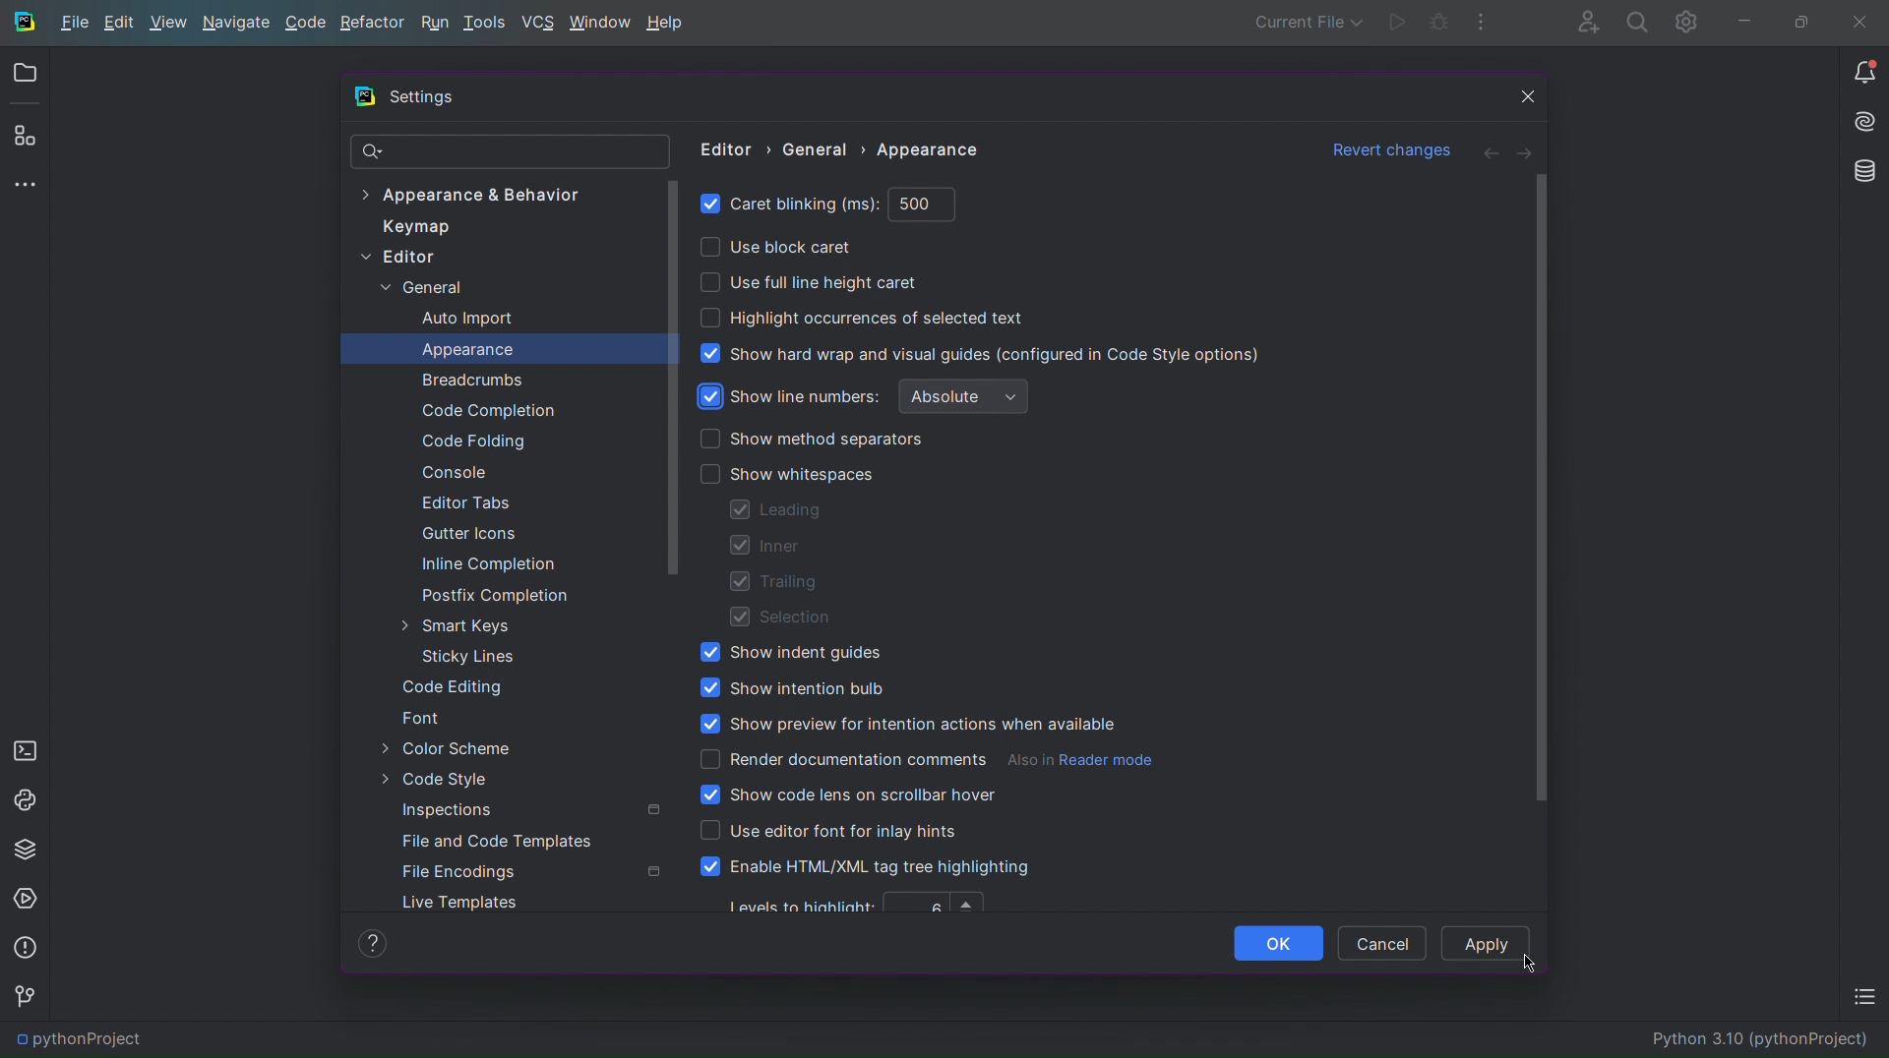 The height and width of the screenshot is (1058, 1889). What do you see at coordinates (26, 797) in the screenshot?
I see `Python Console` at bounding box center [26, 797].